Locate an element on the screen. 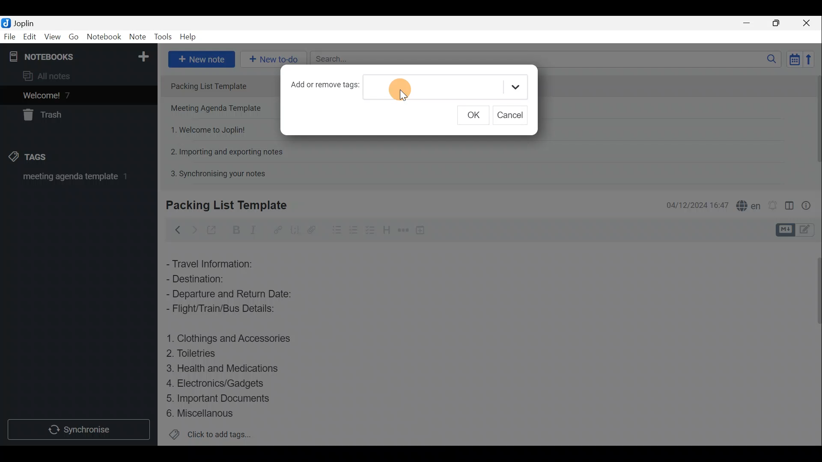 Image resolution: width=822 pixels, height=462 pixels. Trash is located at coordinates (46, 116).